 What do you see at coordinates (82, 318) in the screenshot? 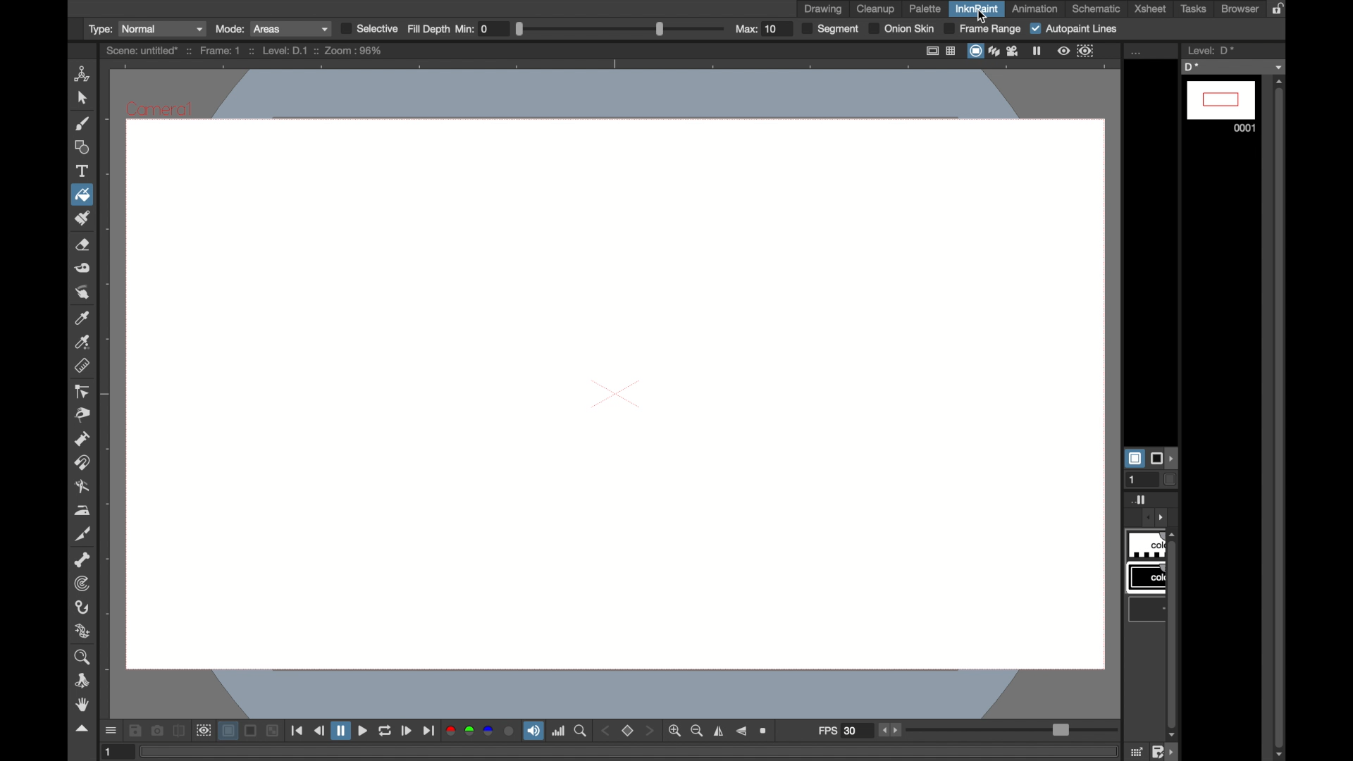
I see `color picker tool` at bounding box center [82, 318].